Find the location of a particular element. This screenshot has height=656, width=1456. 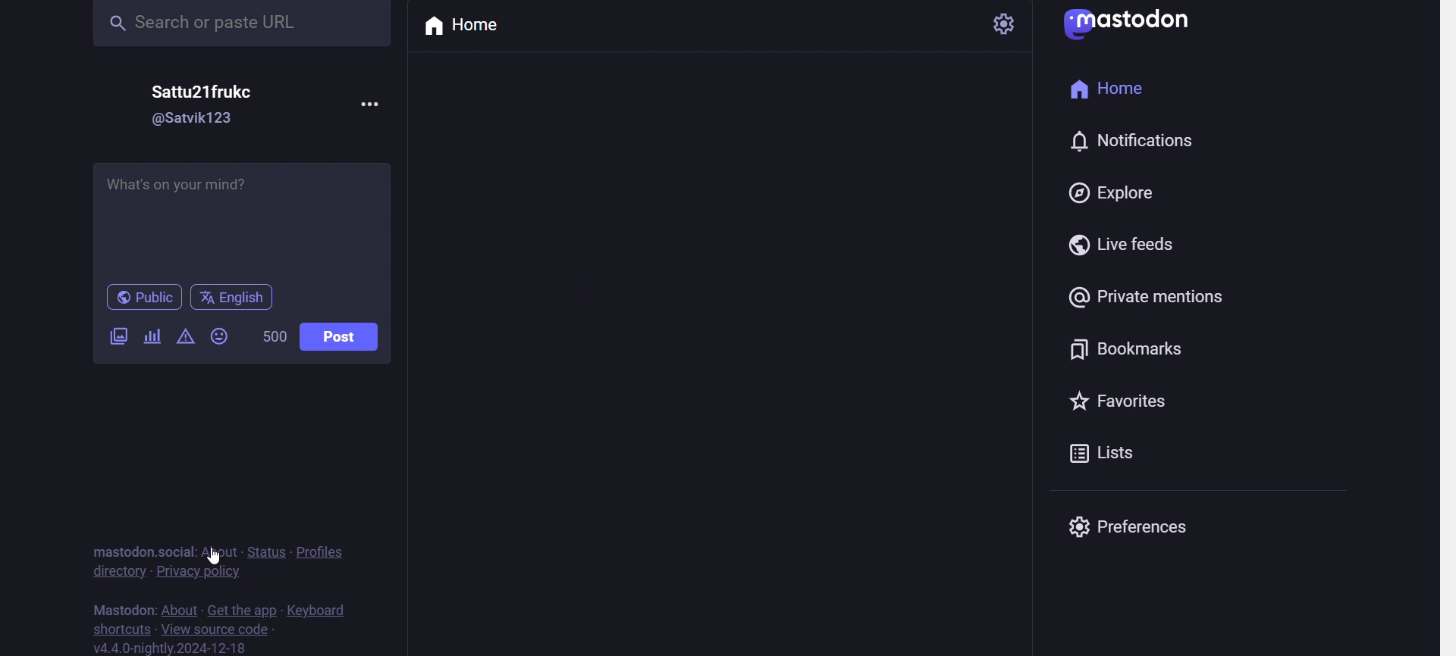

version is located at coordinates (173, 648).